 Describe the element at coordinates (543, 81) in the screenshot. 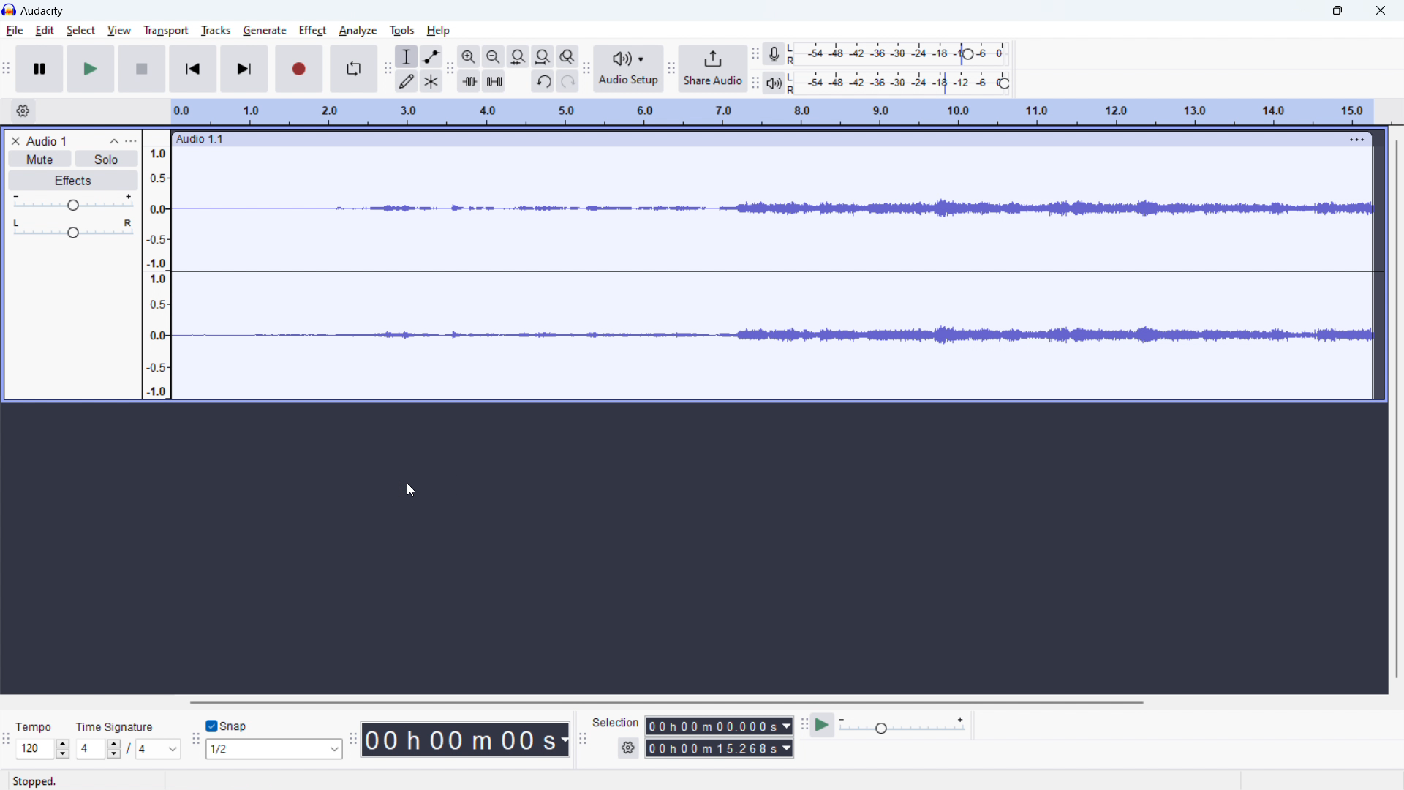

I see `undo` at that location.